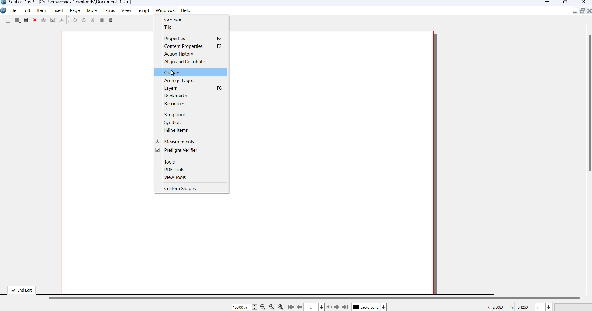 Image resolution: width=592 pixels, height=311 pixels. I want to click on Outlime, so click(175, 73).